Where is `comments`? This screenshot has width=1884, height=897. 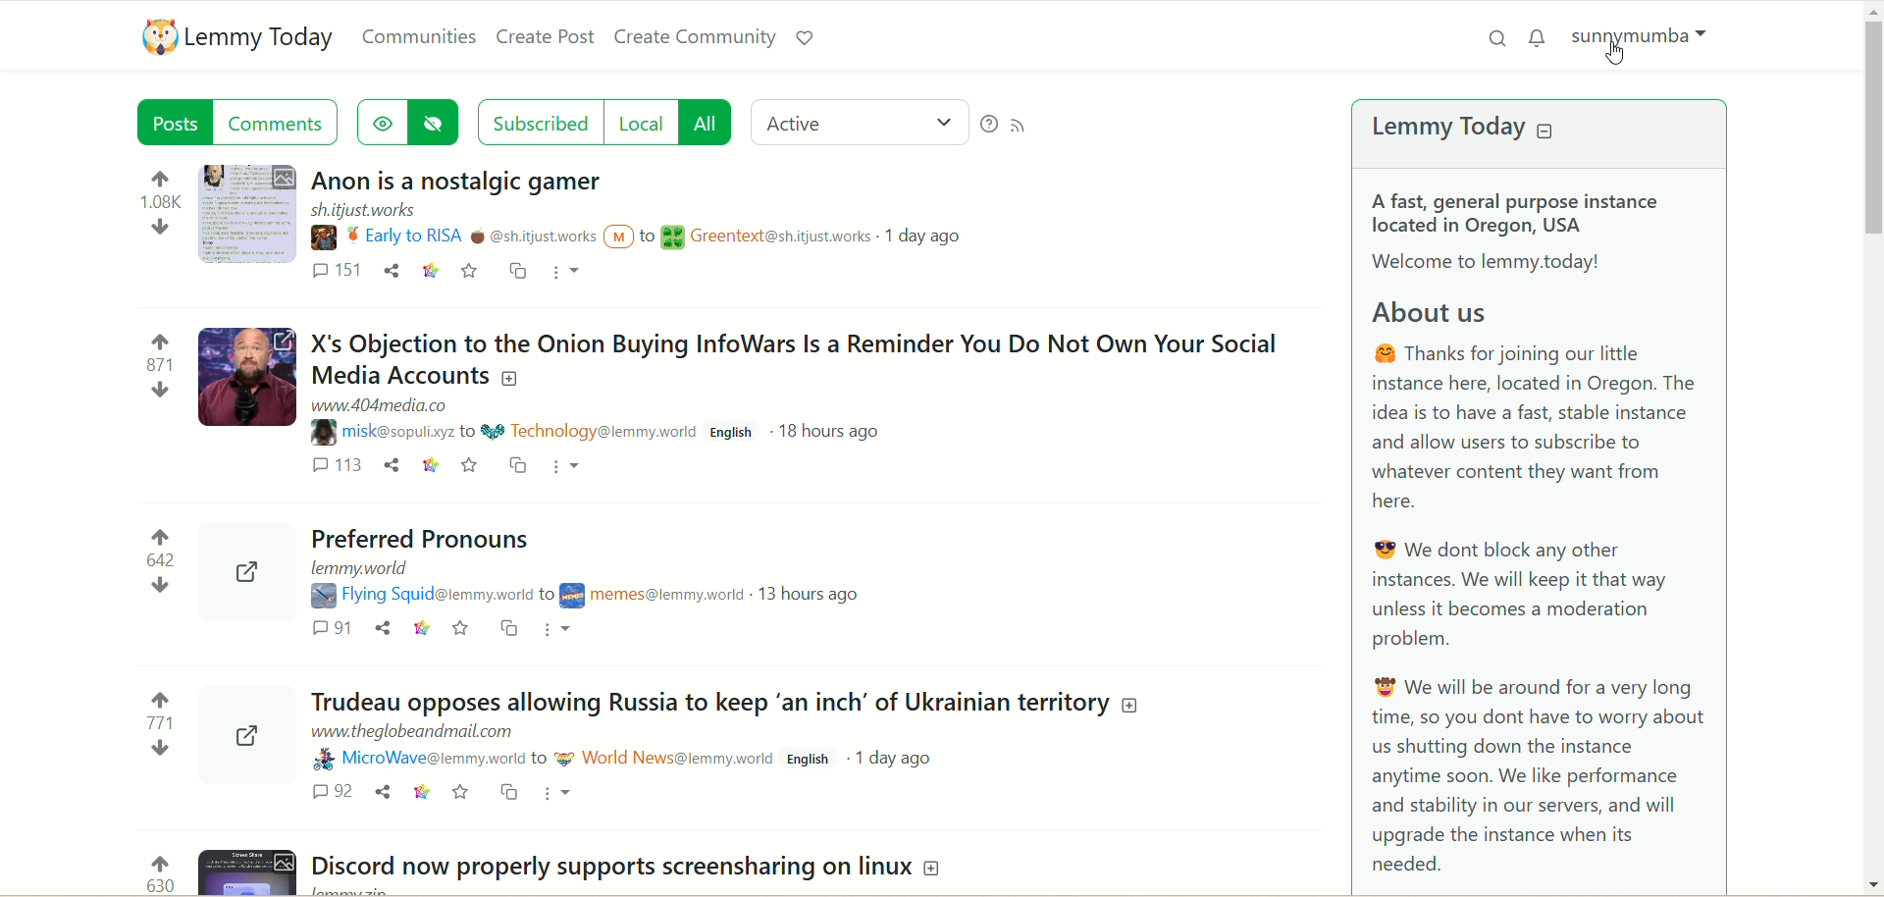 comments is located at coordinates (279, 122).